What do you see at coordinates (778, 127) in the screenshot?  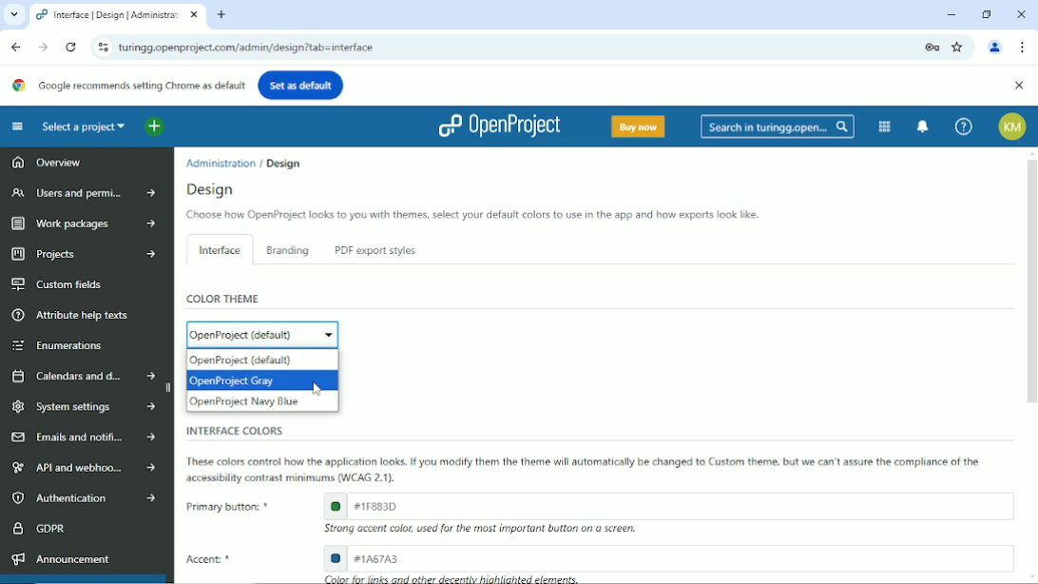 I see ` Search in turingg.open...` at bounding box center [778, 127].